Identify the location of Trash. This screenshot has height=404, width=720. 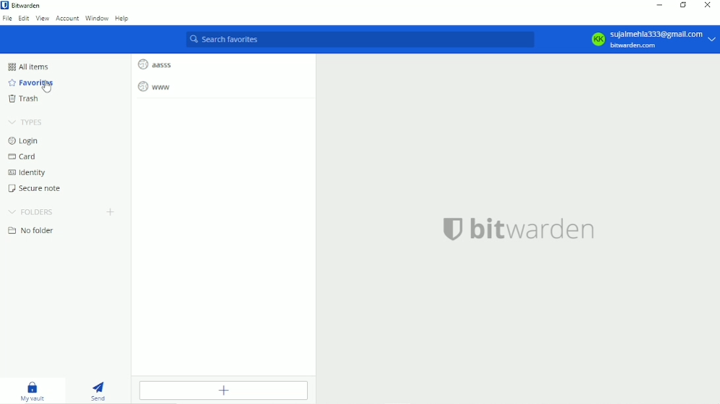
(24, 99).